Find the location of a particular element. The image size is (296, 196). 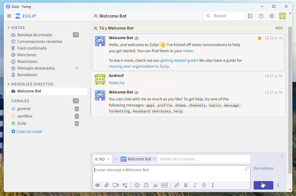

time is located at coordinates (270, 77).